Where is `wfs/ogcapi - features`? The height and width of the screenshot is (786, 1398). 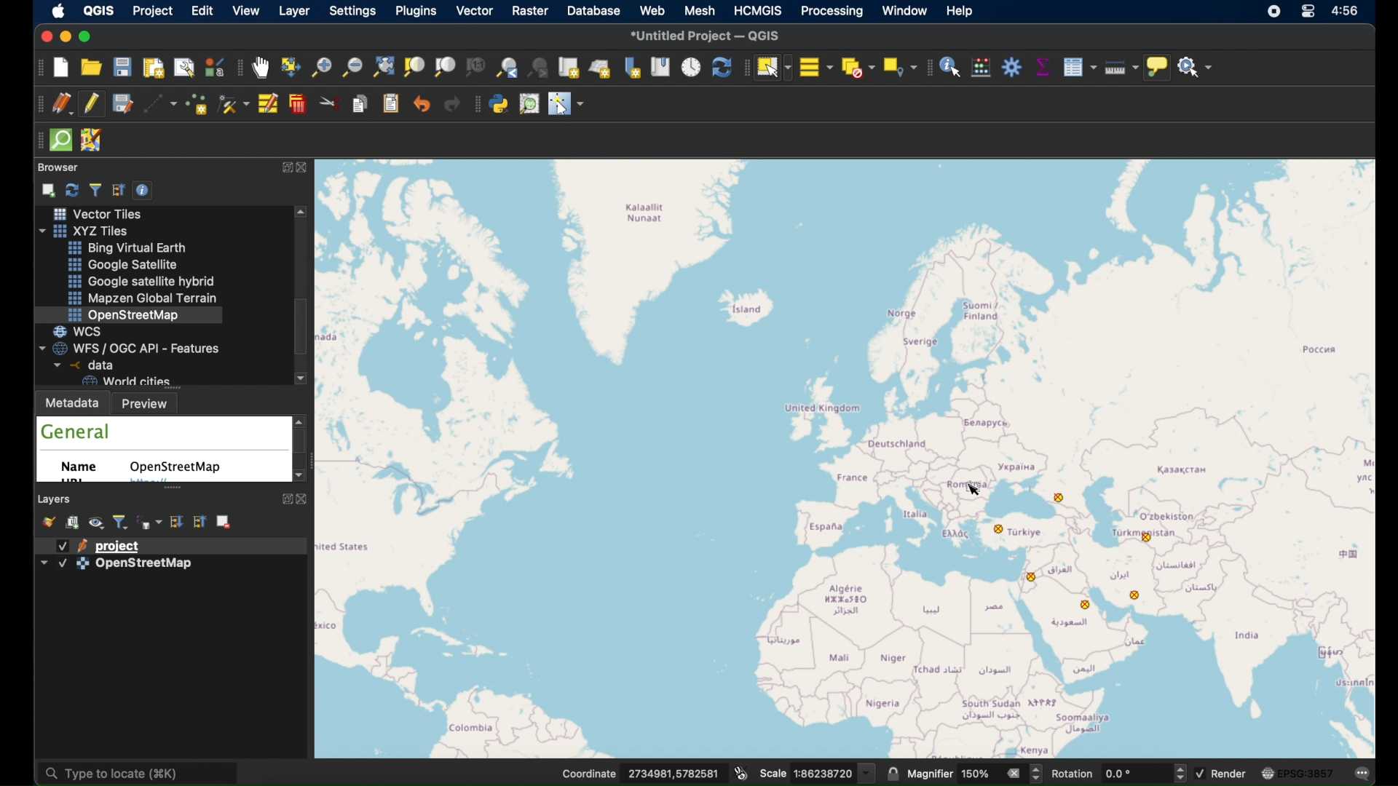 wfs/ogcapi - features is located at coordinates (130, 347).